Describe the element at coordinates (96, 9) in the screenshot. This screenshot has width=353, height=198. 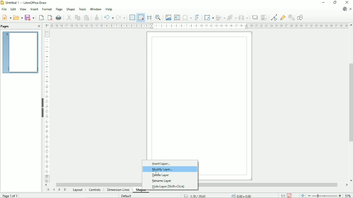
I see `Window` at that location.